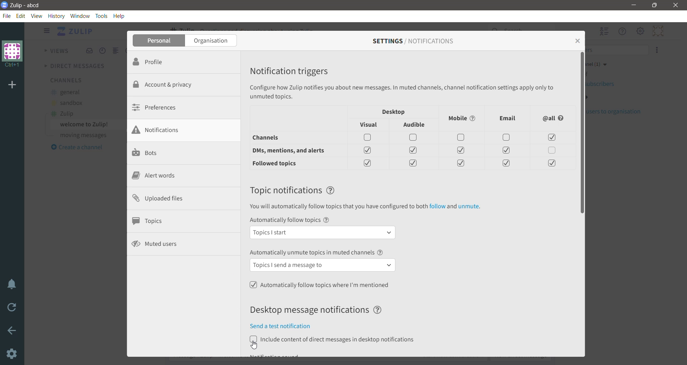 This screenshot has width=687, height=365. I want to click on audible, so click(415, 126).